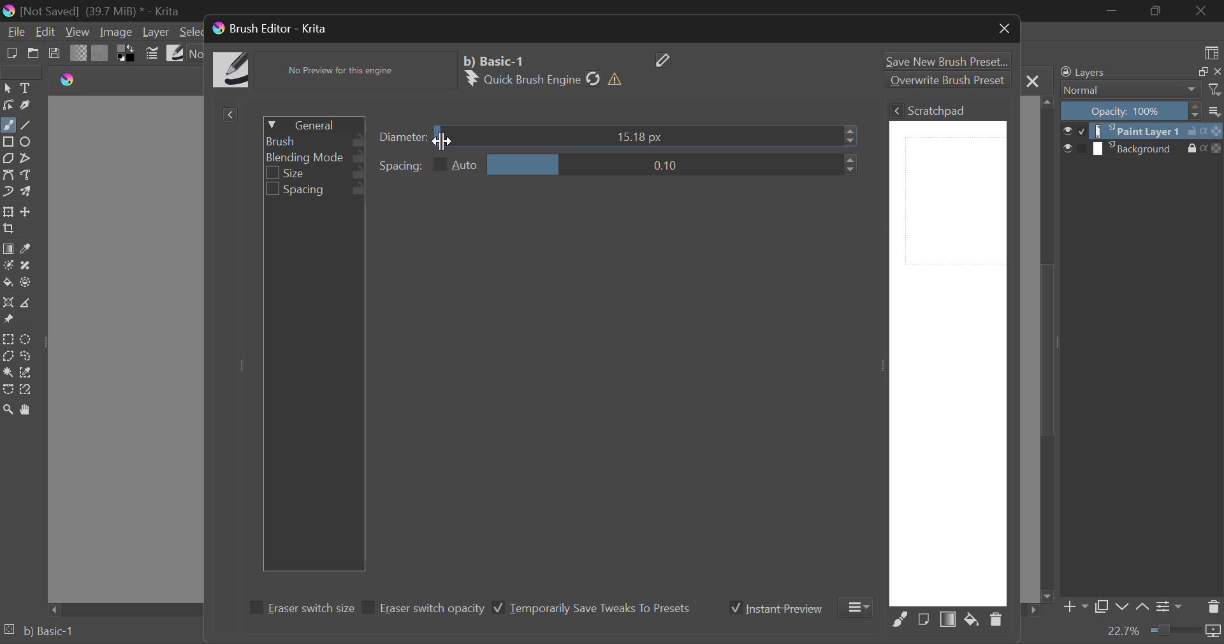 The width and height of the screenshot is (1224, 644). What do you see at coordinates (72, 80) in the screenshot?
I see `logo` at bounding box center [72, 80].